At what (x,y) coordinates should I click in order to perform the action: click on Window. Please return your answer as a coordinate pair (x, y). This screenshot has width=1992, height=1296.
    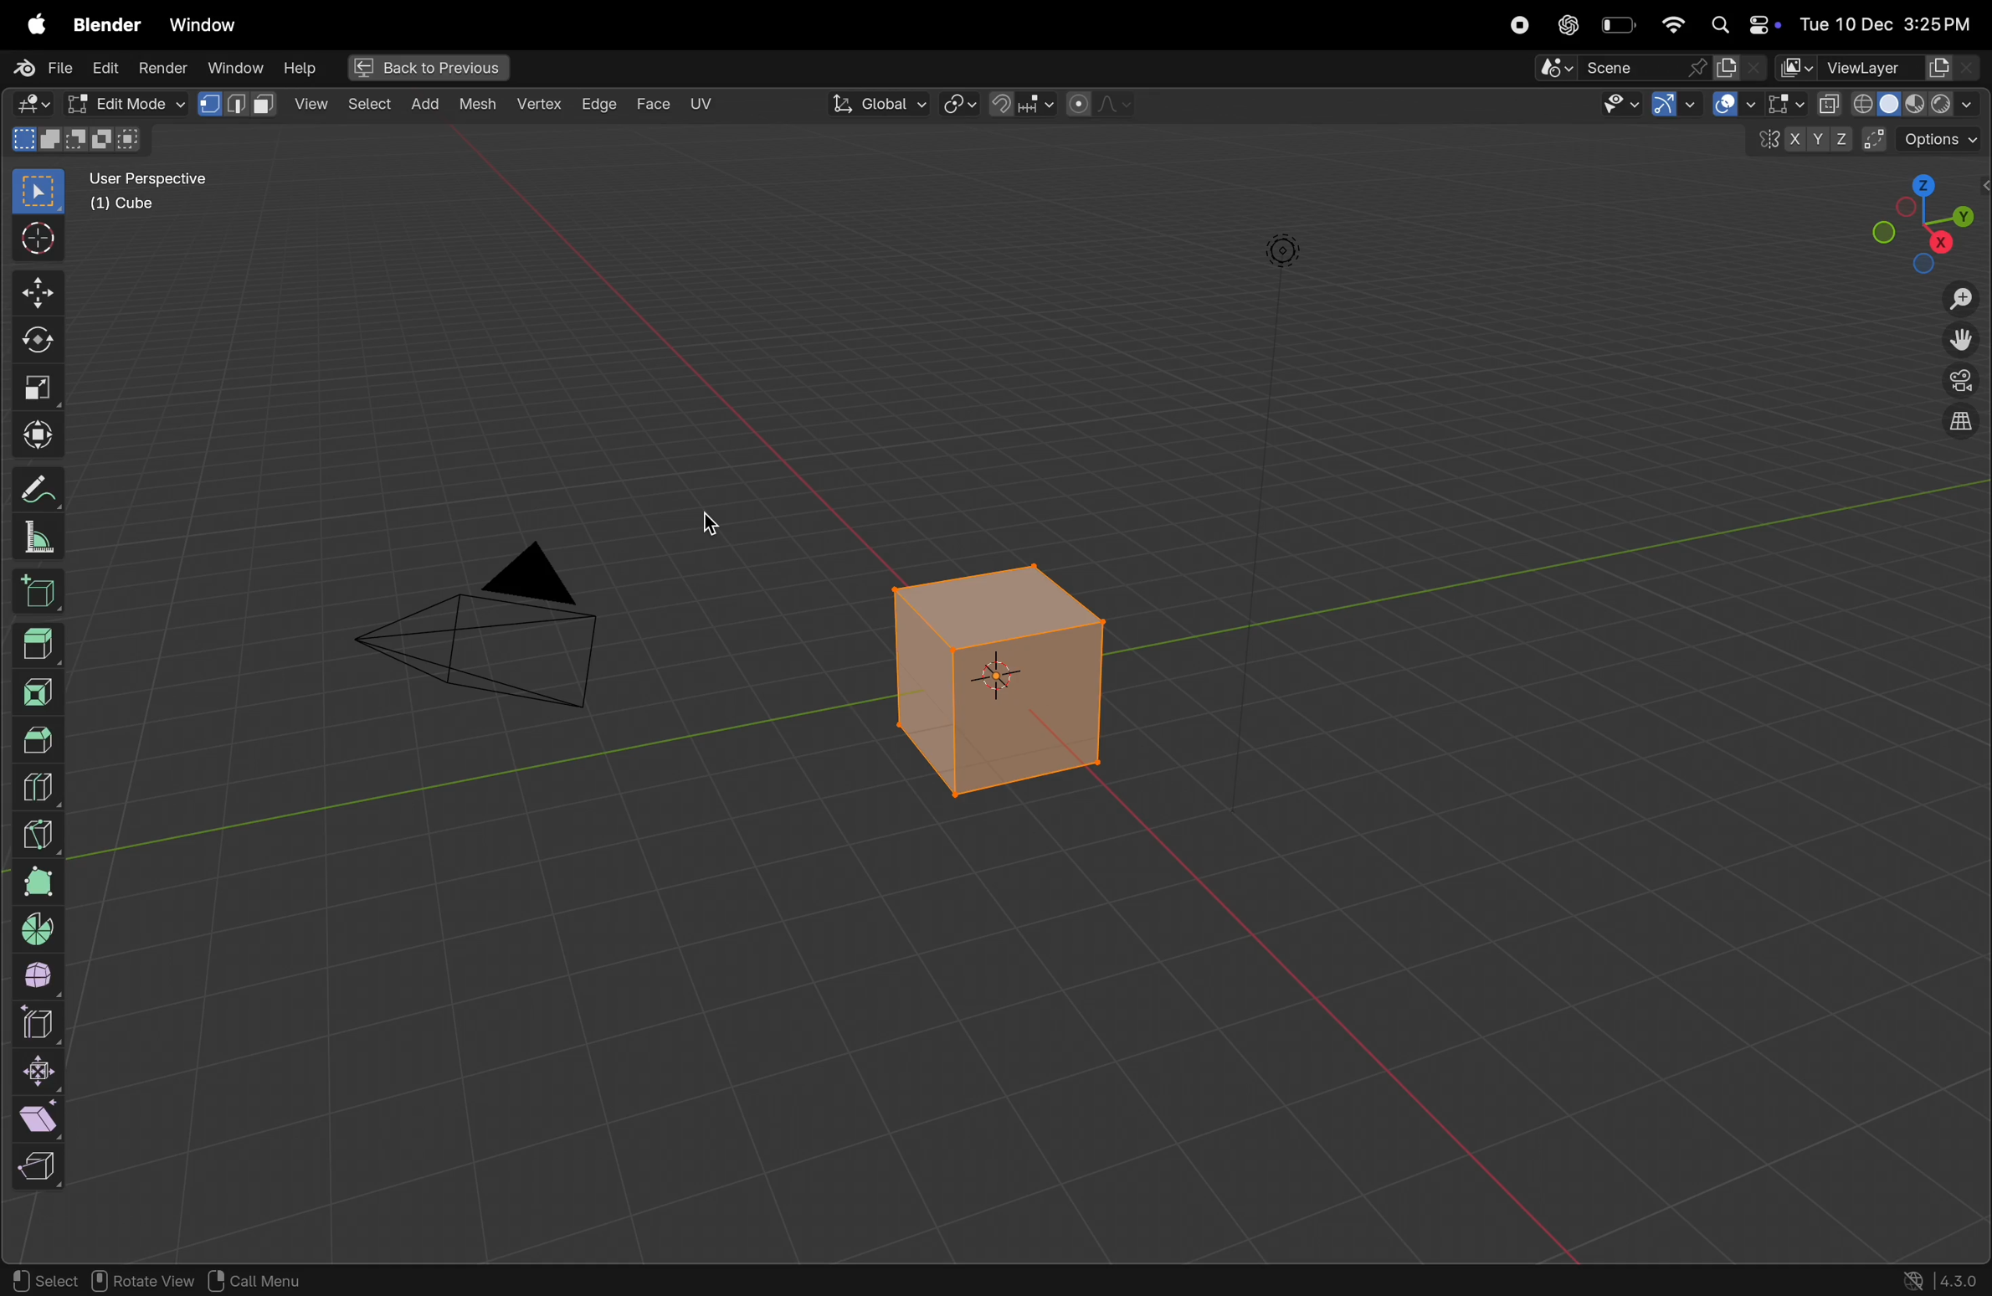
    Looking at the image, I should click on (234, 67).